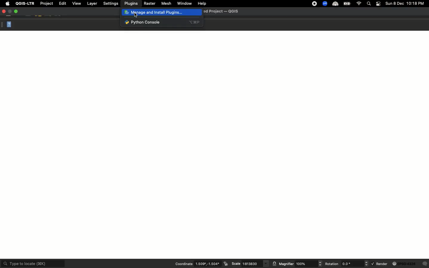 The width and height of the screenshot is (429, 268). What do you see at coordinates (347, 264) in the screenshot?
I see `Rotation` at bounding box center [347, 264].